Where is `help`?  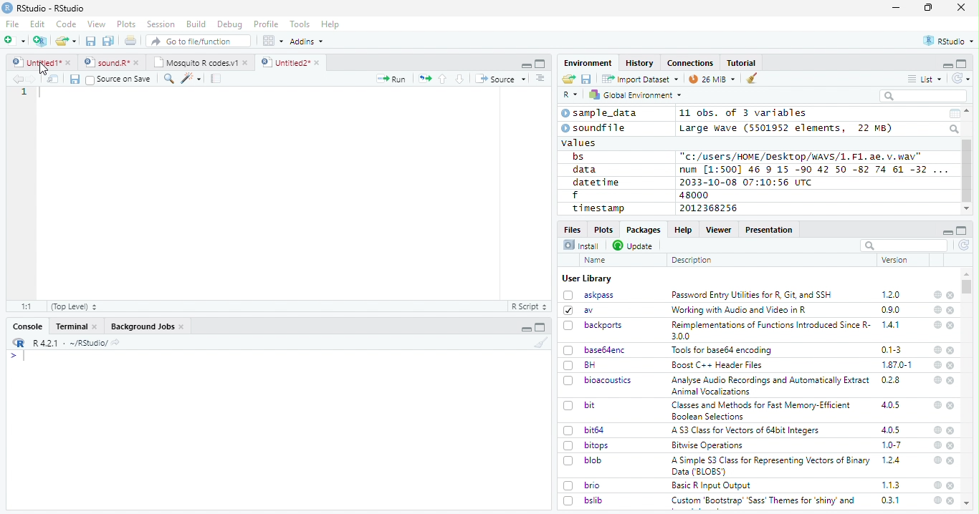
help is located at coordinates (937, 309).